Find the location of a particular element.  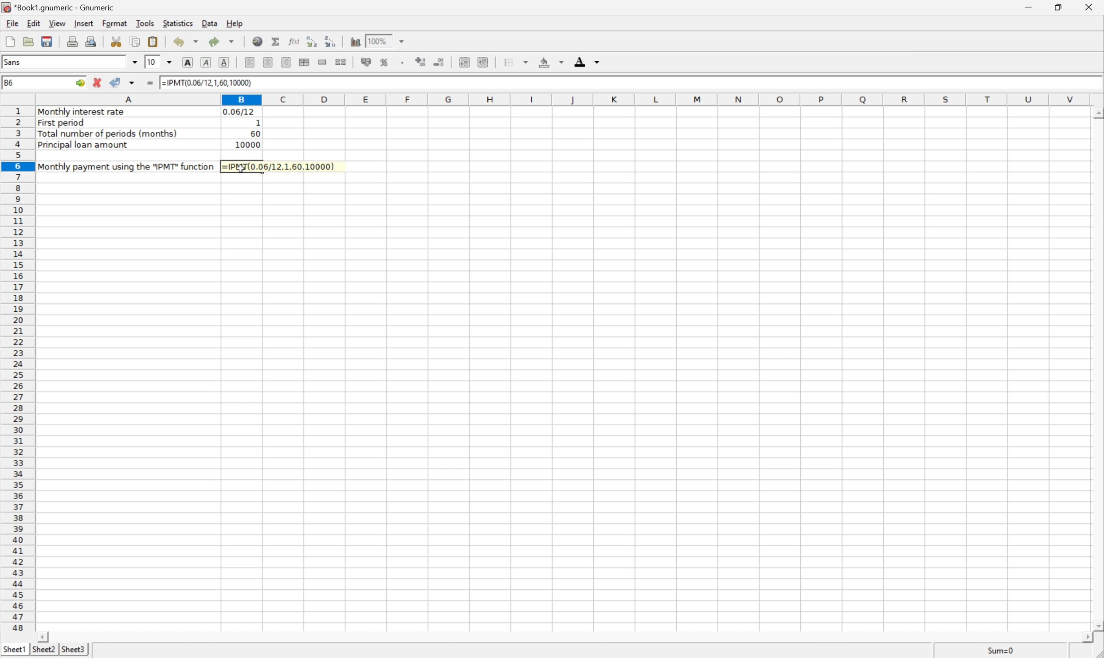

Bold is located at coordinates (188, 61).